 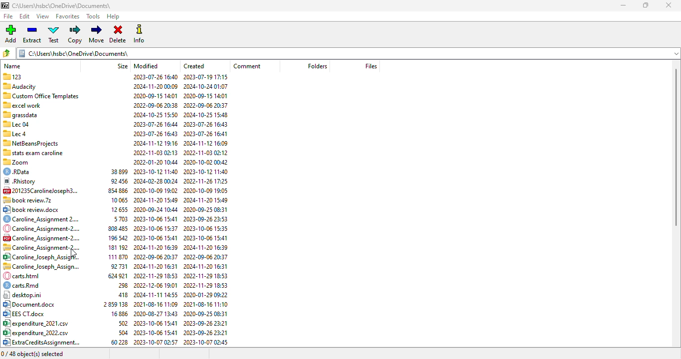 What do you see at coordinates (114, 219) in the screenshot?
I see `©) Caroline_Assignment 2.... 5703 2023-10-06 15:41 2023-09-26 23:53` at bounding box center [114, 219].